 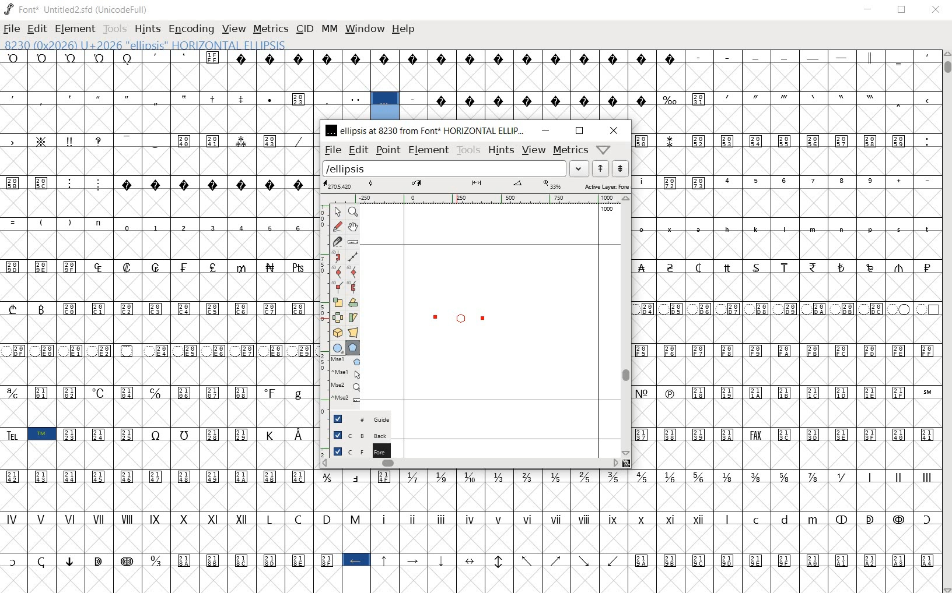 I want to click on show the previous word on the list, so click(x=620, y=168).